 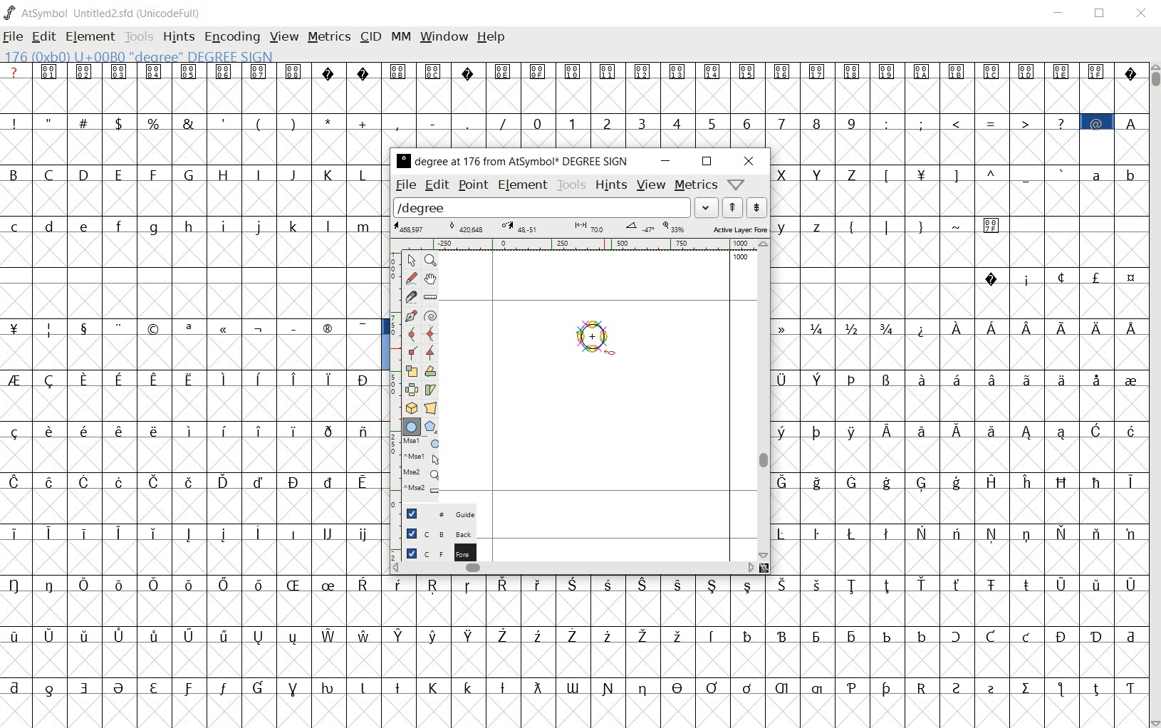 What do you see at coordinates (610, 353) in the screenshot?
I see `Ellipse tool/cursor location` at bounding box center [610, 353].